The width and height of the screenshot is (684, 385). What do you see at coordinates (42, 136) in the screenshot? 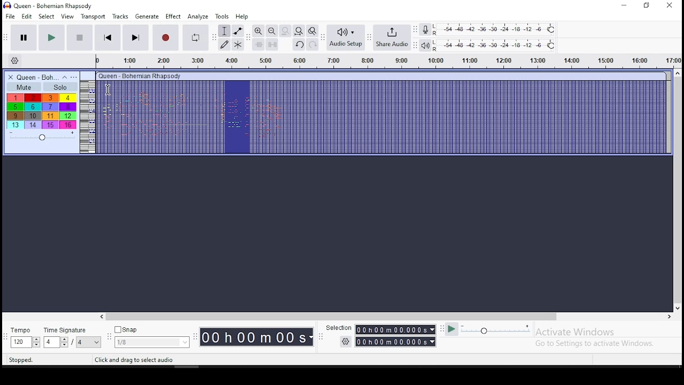
I see `velocity` at bounding box center [42, 136].